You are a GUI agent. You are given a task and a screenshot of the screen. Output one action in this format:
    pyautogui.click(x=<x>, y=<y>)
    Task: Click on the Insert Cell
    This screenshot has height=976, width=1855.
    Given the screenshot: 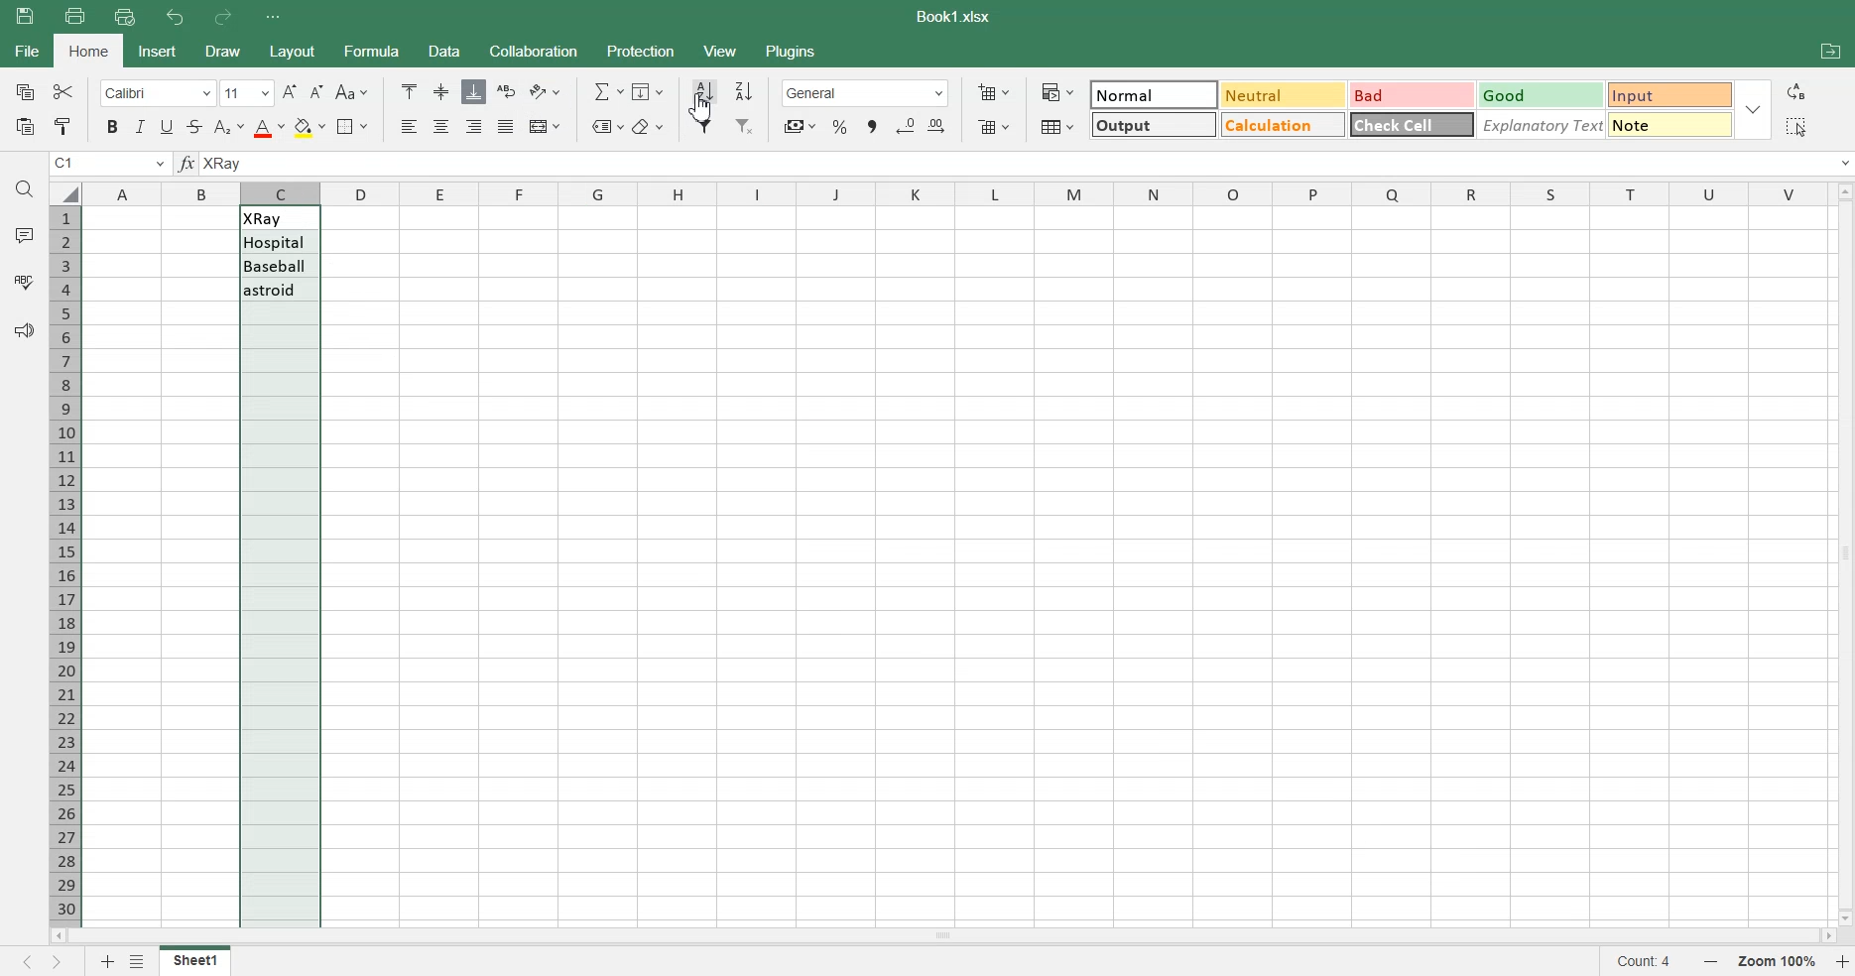 What is the action you would take?
    pyautogui.click(x=992, y=92)
    